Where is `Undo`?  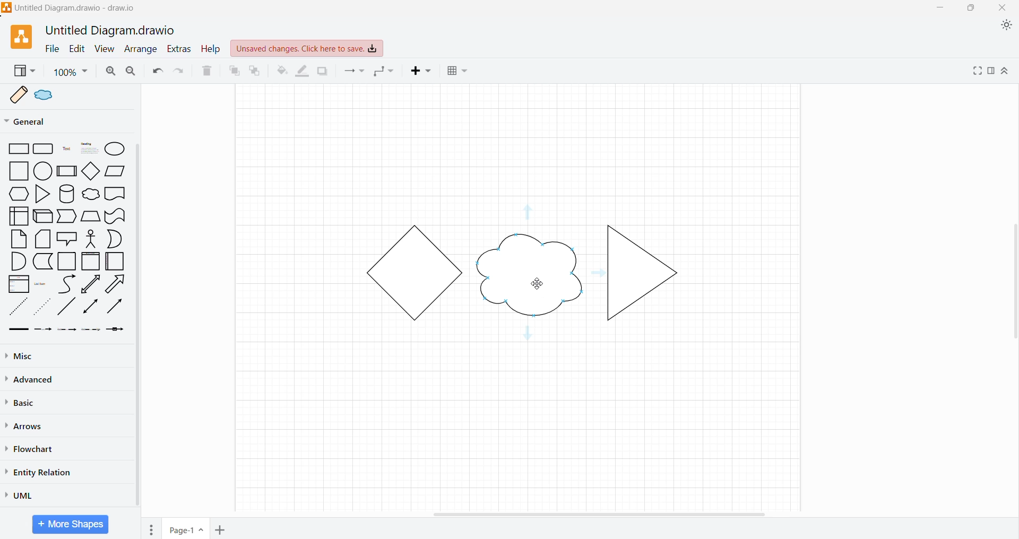 Undo is located at coordinates (157, 72).